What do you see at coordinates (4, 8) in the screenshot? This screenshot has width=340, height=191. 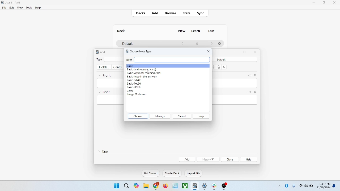 I see `file` at bounding box center [4, 8].